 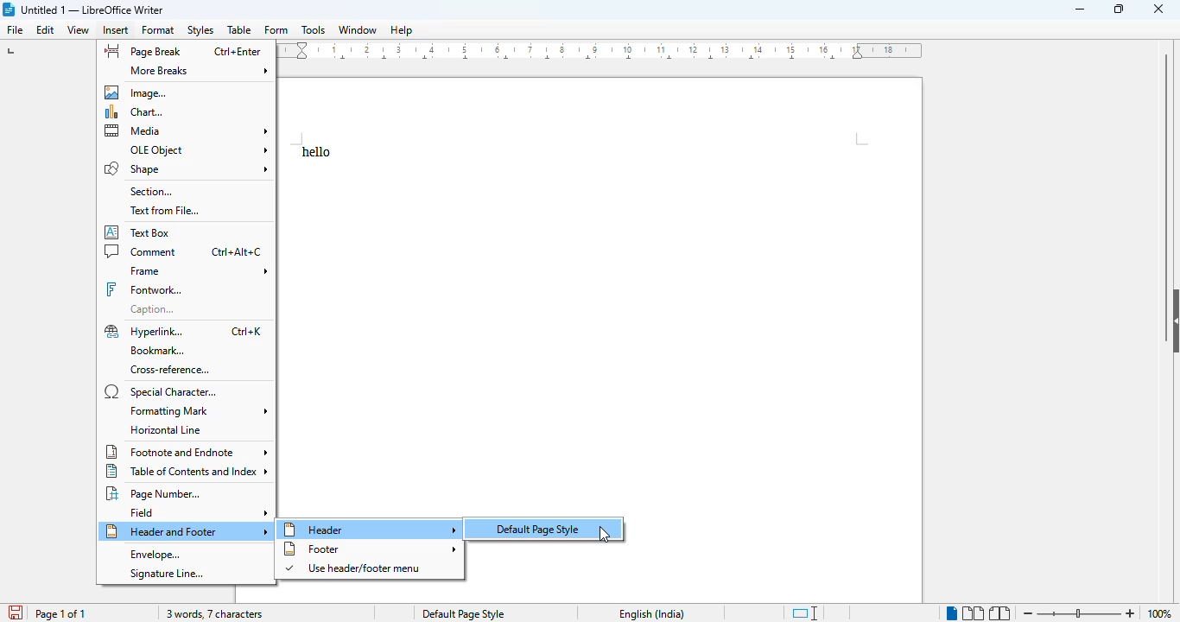 I want to click on table, so click(x=239, y=29).